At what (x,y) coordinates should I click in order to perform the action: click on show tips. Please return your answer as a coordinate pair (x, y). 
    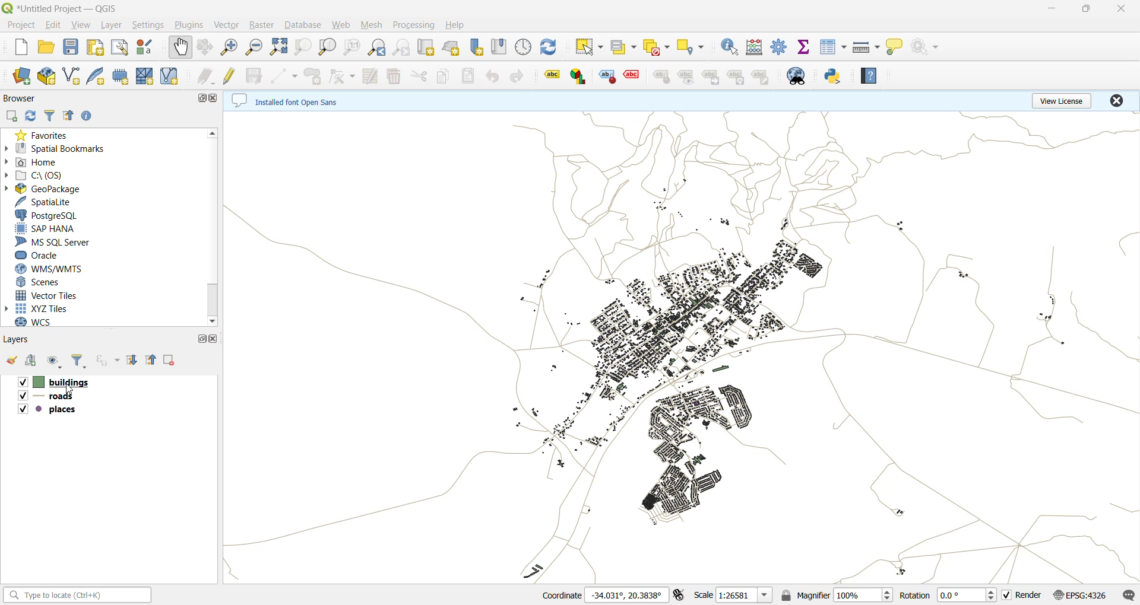
    Looking at the image, I should click on (898, 47).